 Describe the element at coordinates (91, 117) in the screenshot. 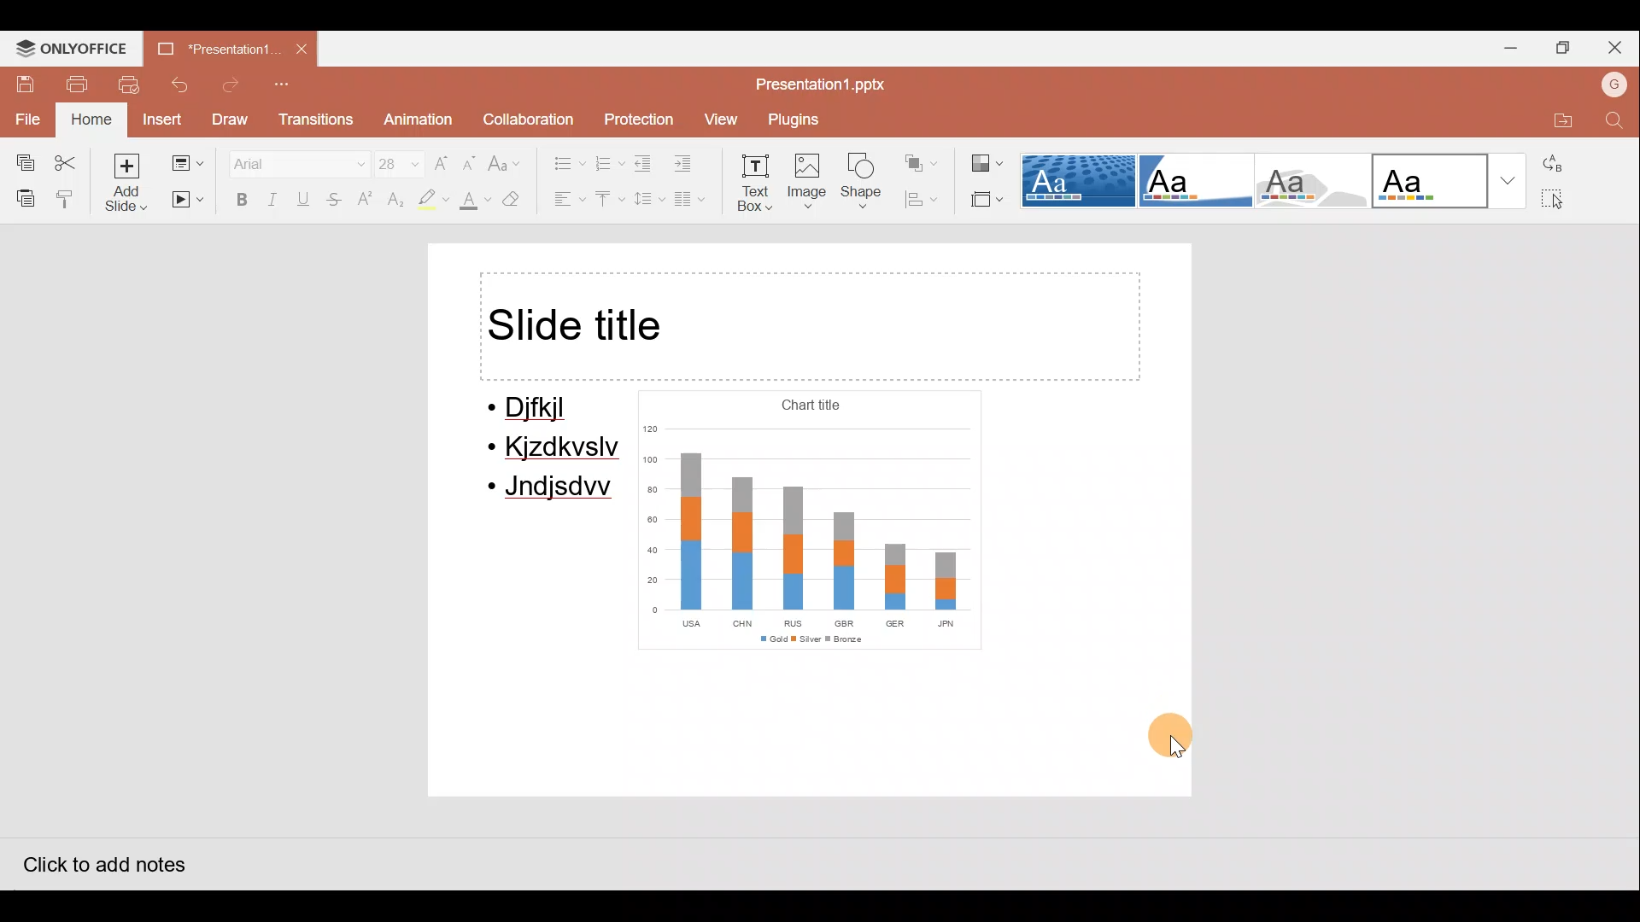

I see `Home` at that location.